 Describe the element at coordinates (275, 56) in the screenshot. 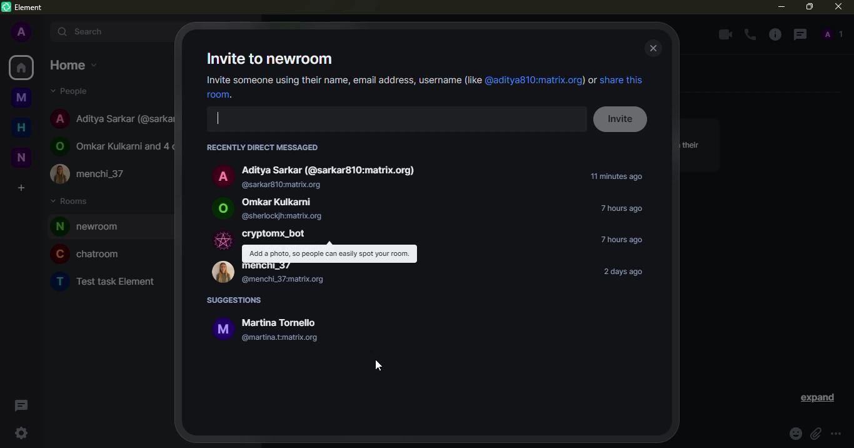

I see `invite to newroom` at that location.